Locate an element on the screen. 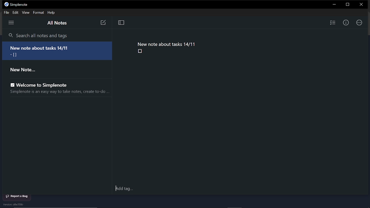   Simplenote is located at coordinates (21, 5).